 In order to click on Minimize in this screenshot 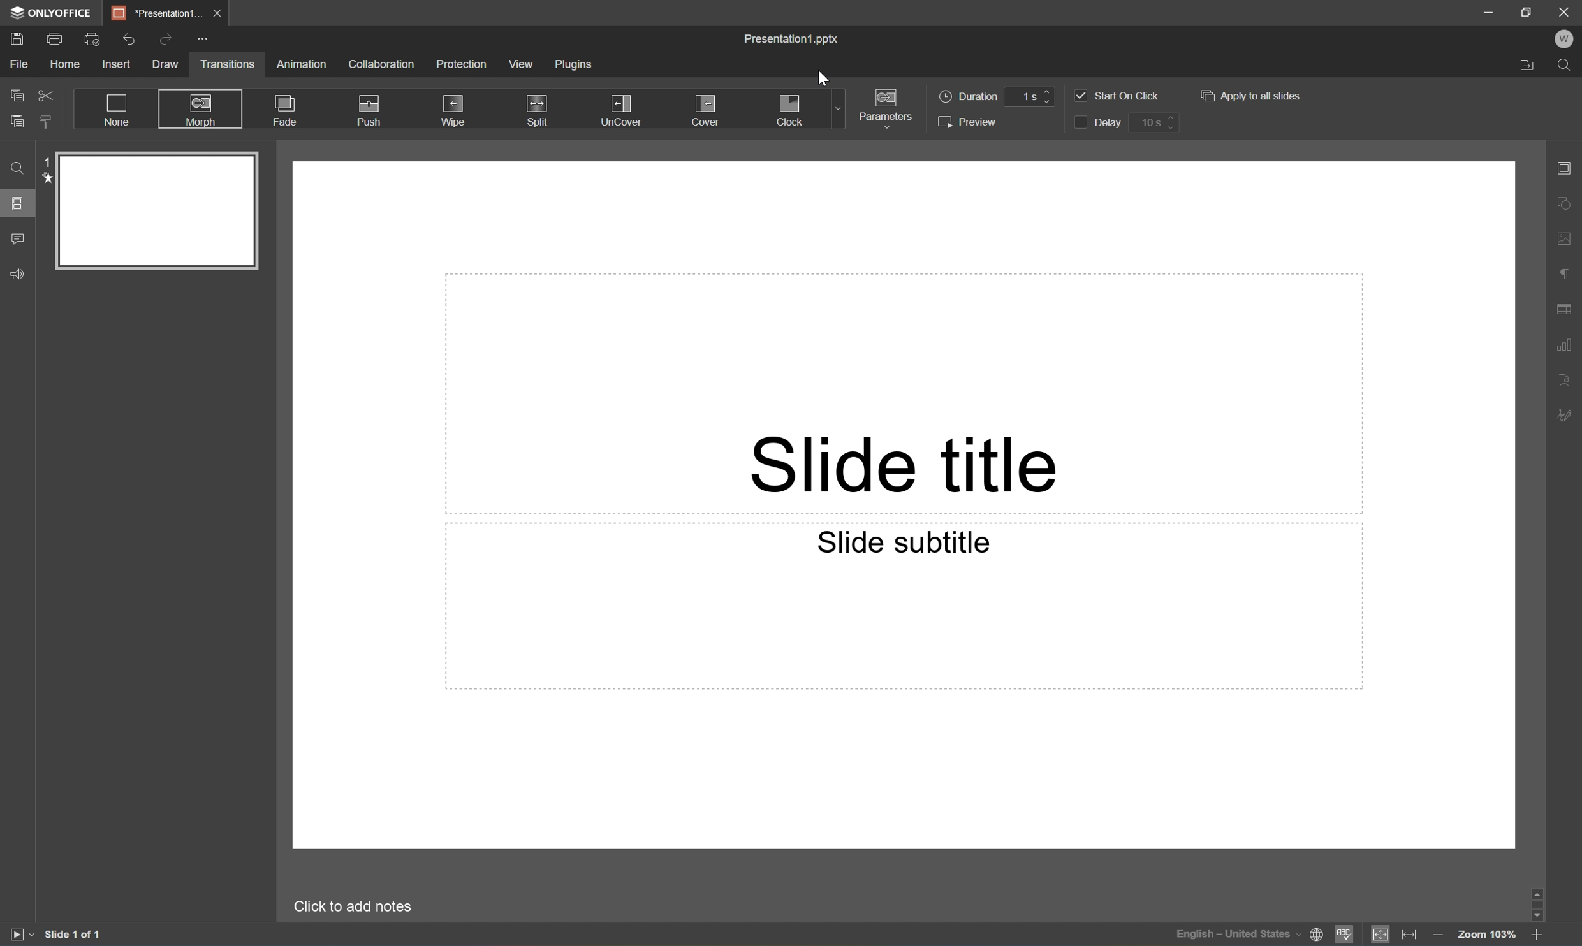, I will do `click(1485, 15)`.